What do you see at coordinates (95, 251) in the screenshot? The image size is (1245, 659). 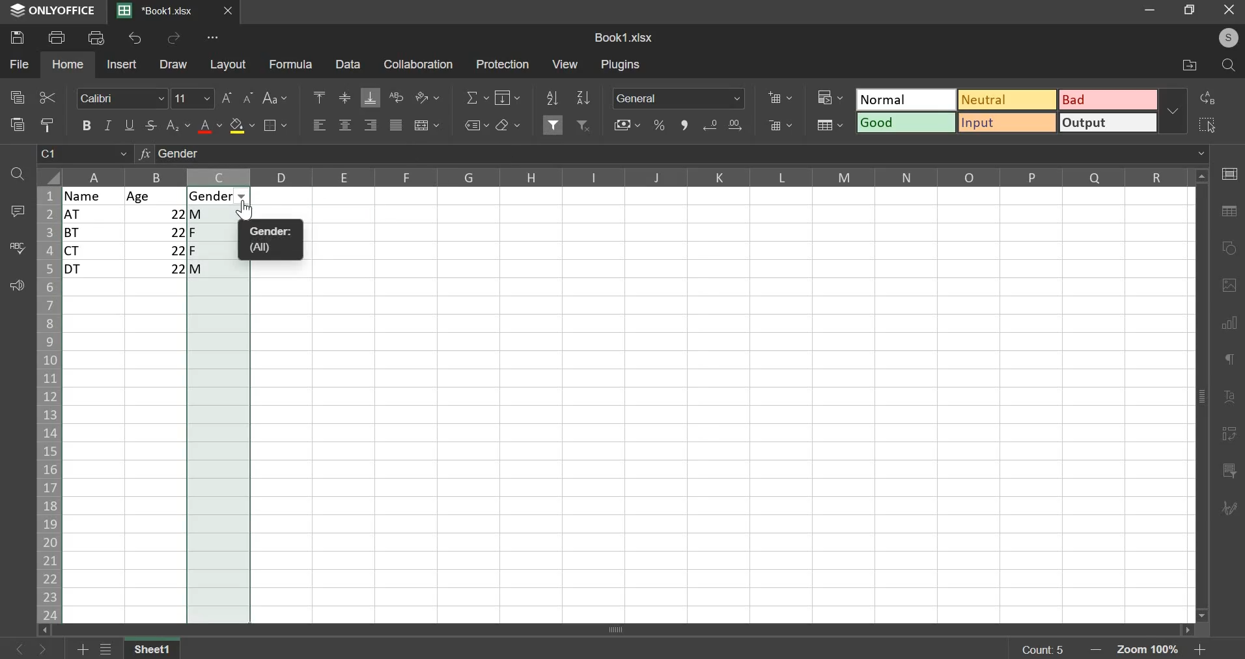 I see `ct` at bounding box center [95, 251].